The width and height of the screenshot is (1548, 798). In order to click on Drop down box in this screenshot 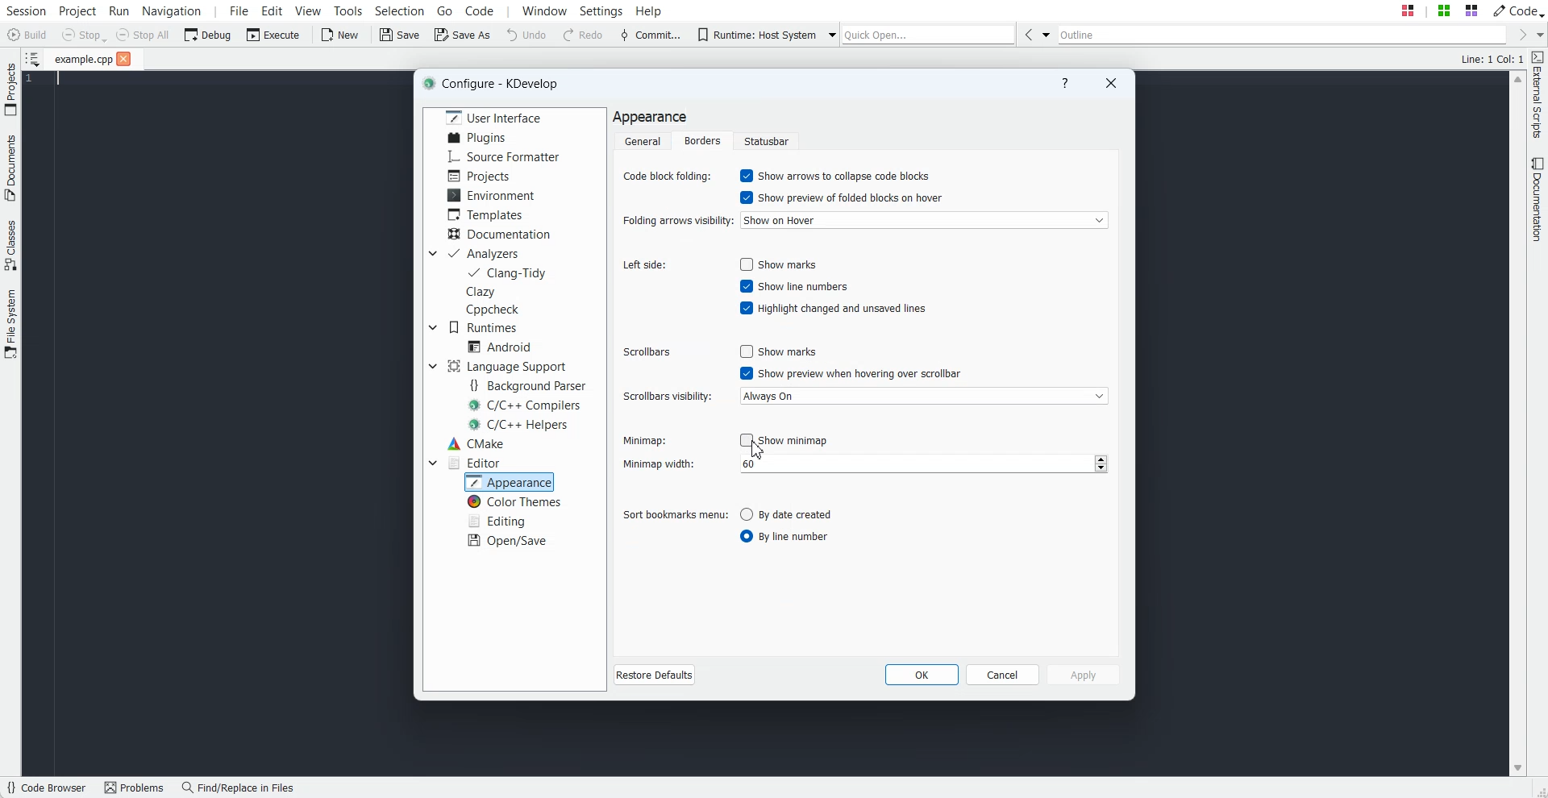, I will do `click(1047, 34)`.